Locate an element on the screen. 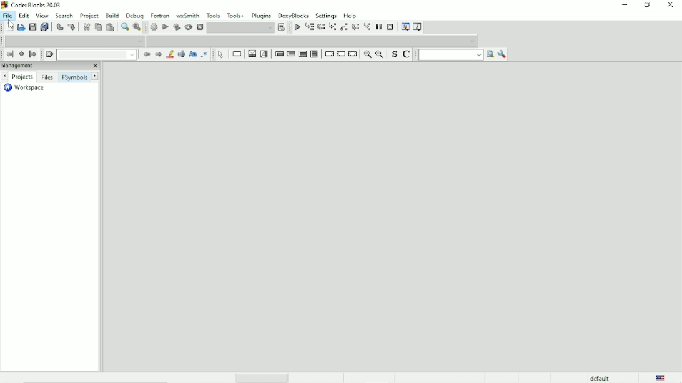 Image resolution: width=682 pixels, height=383 pixels. Last jump is located at coordinates (21, 54).